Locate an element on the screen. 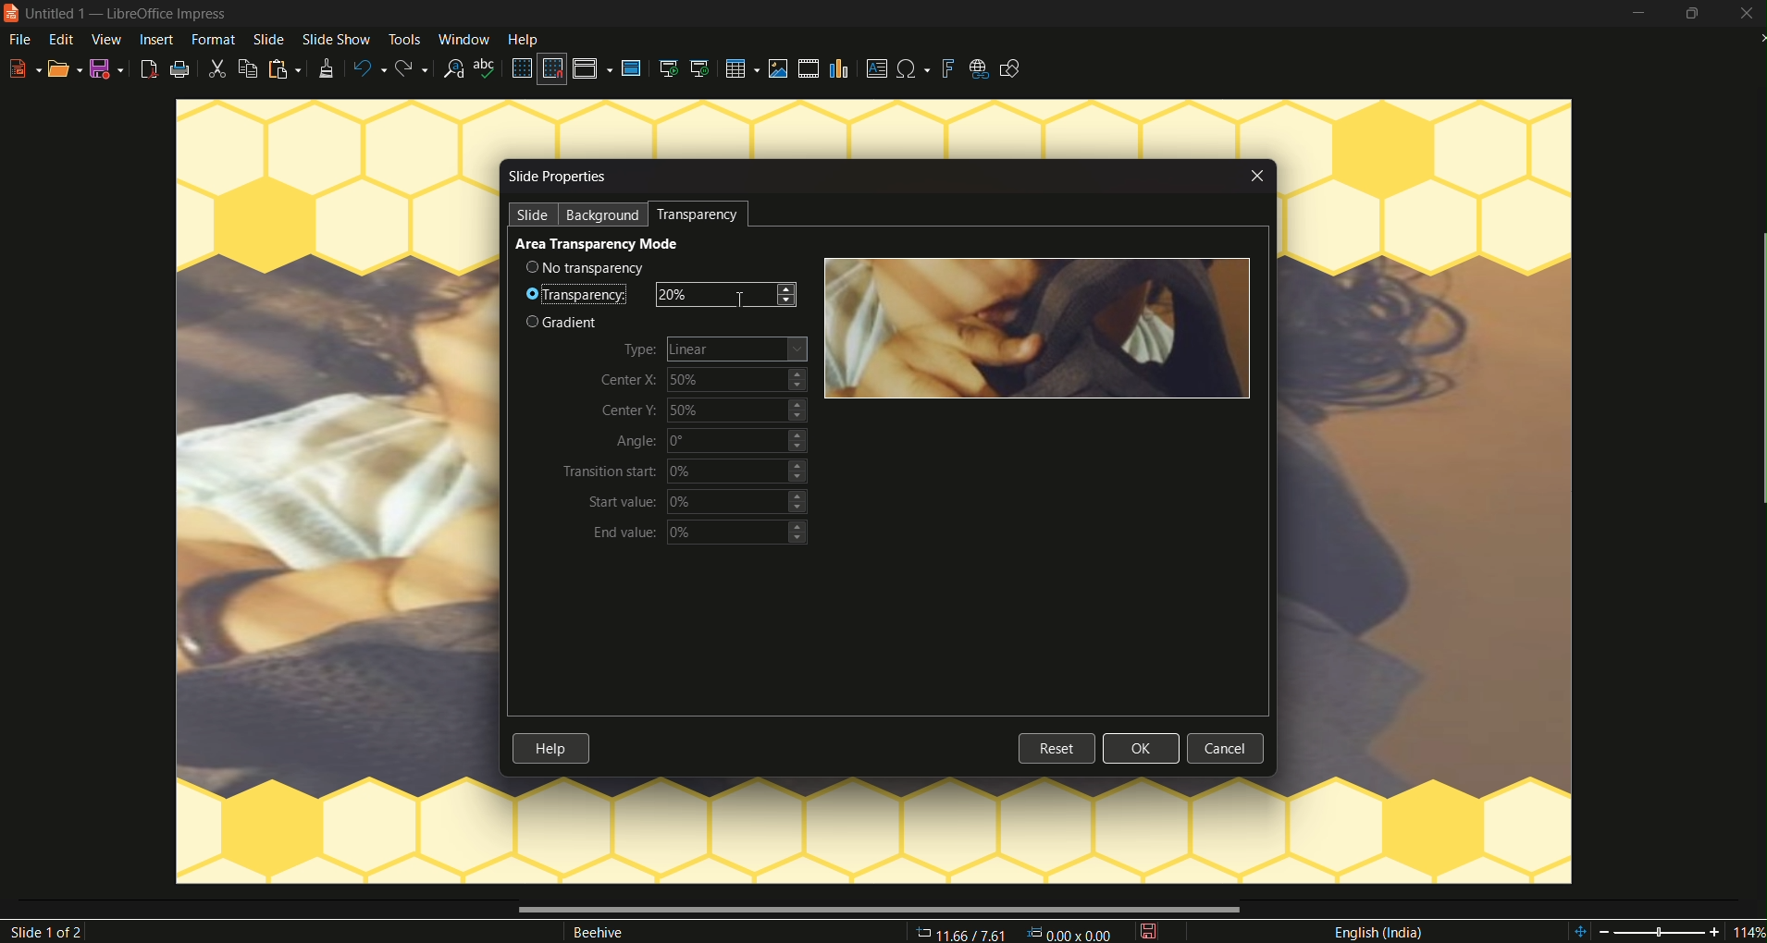  display views is located at coordinates (594, 68).